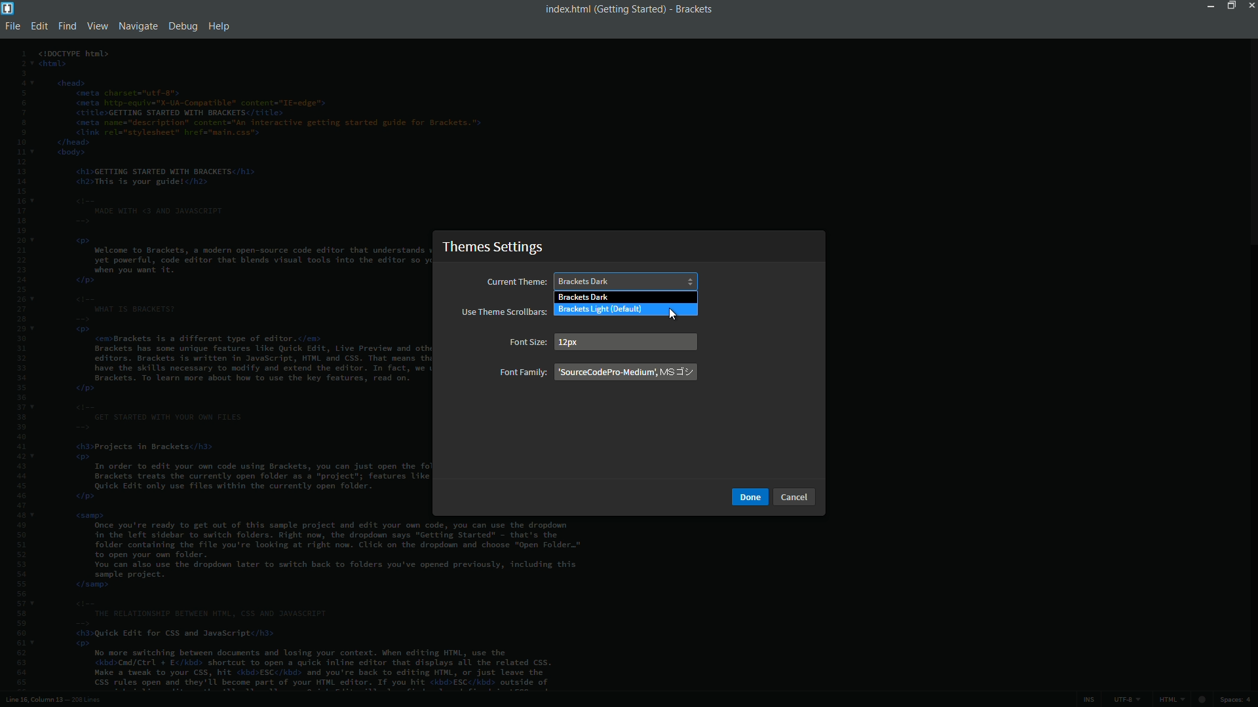 This screenshot has height=707, width=1258. What do you see at coordinates (1087, 700) in the screenshot?
I see `ins` at bounding box center [1087, 700].